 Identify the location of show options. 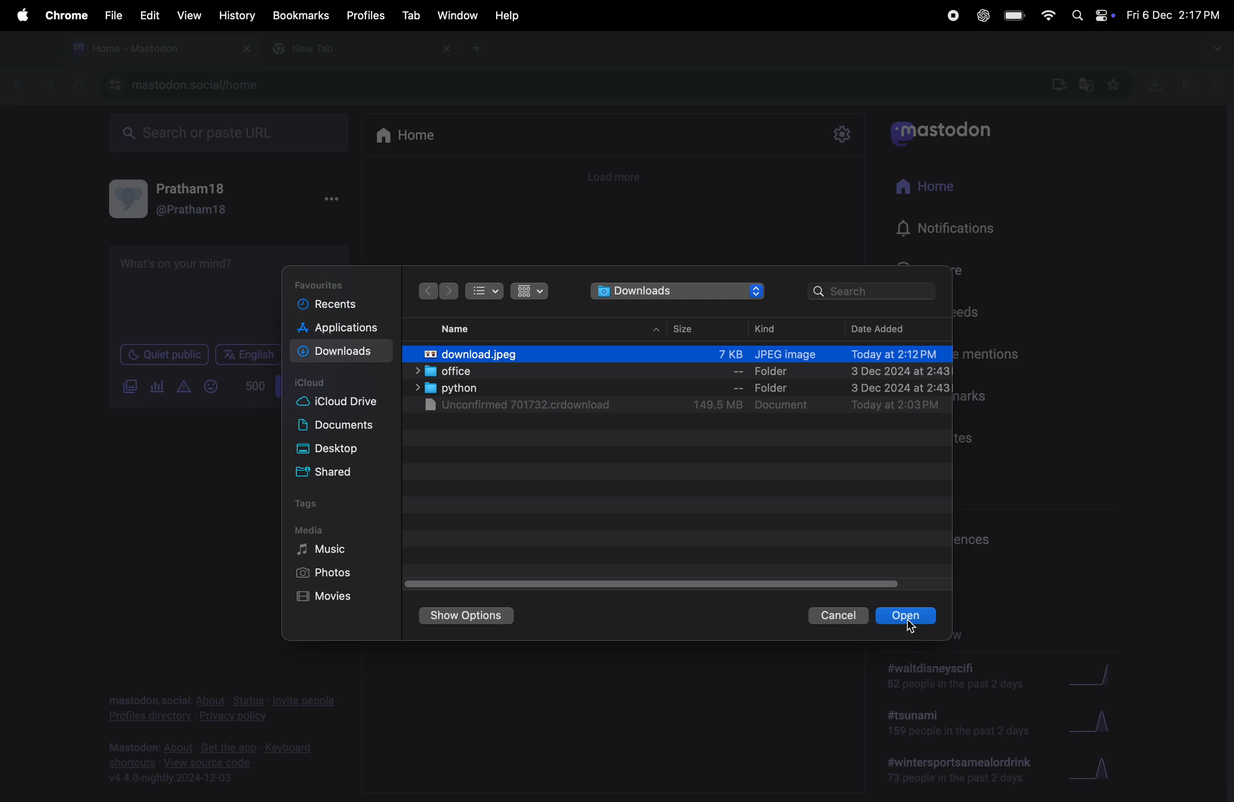
(470, 617).